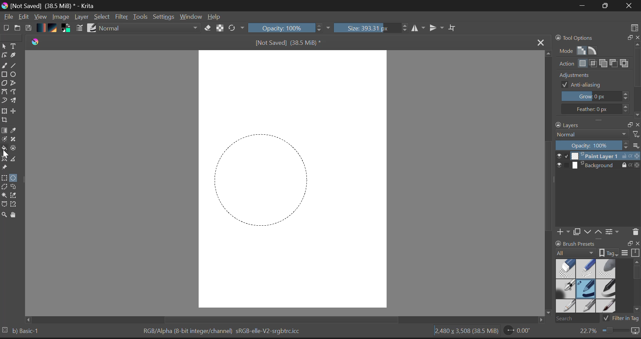 This screenshot has height=339, width=641. Describe the element at coordinates (452, 28) in the screenshot. I see `Crop` at that location.